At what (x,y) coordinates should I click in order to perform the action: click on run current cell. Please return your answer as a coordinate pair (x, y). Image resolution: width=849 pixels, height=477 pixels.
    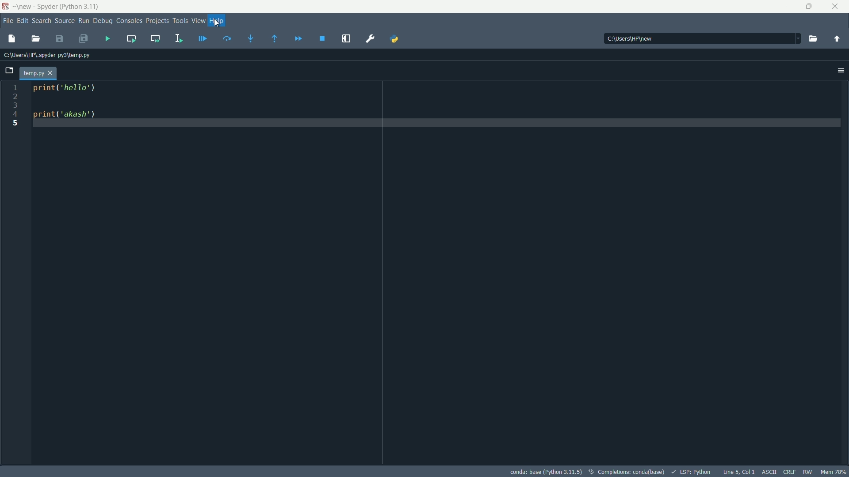
    Looking at the image, I should click on (130, 38).